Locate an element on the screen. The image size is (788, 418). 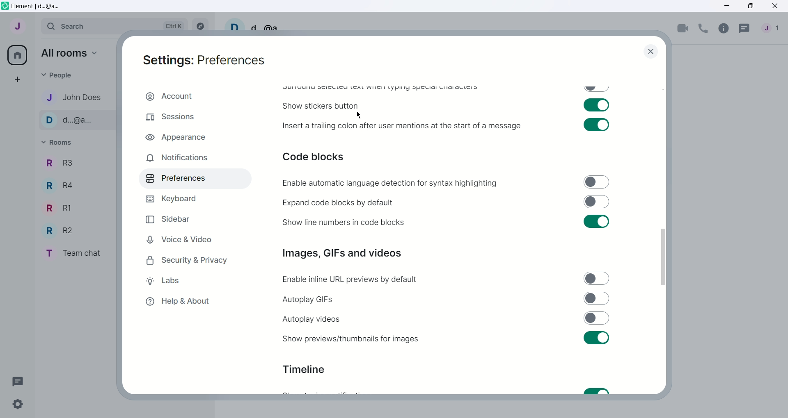
Toggle switch on for sure previews/thumbnails for images is located at coordinates (596, 338).